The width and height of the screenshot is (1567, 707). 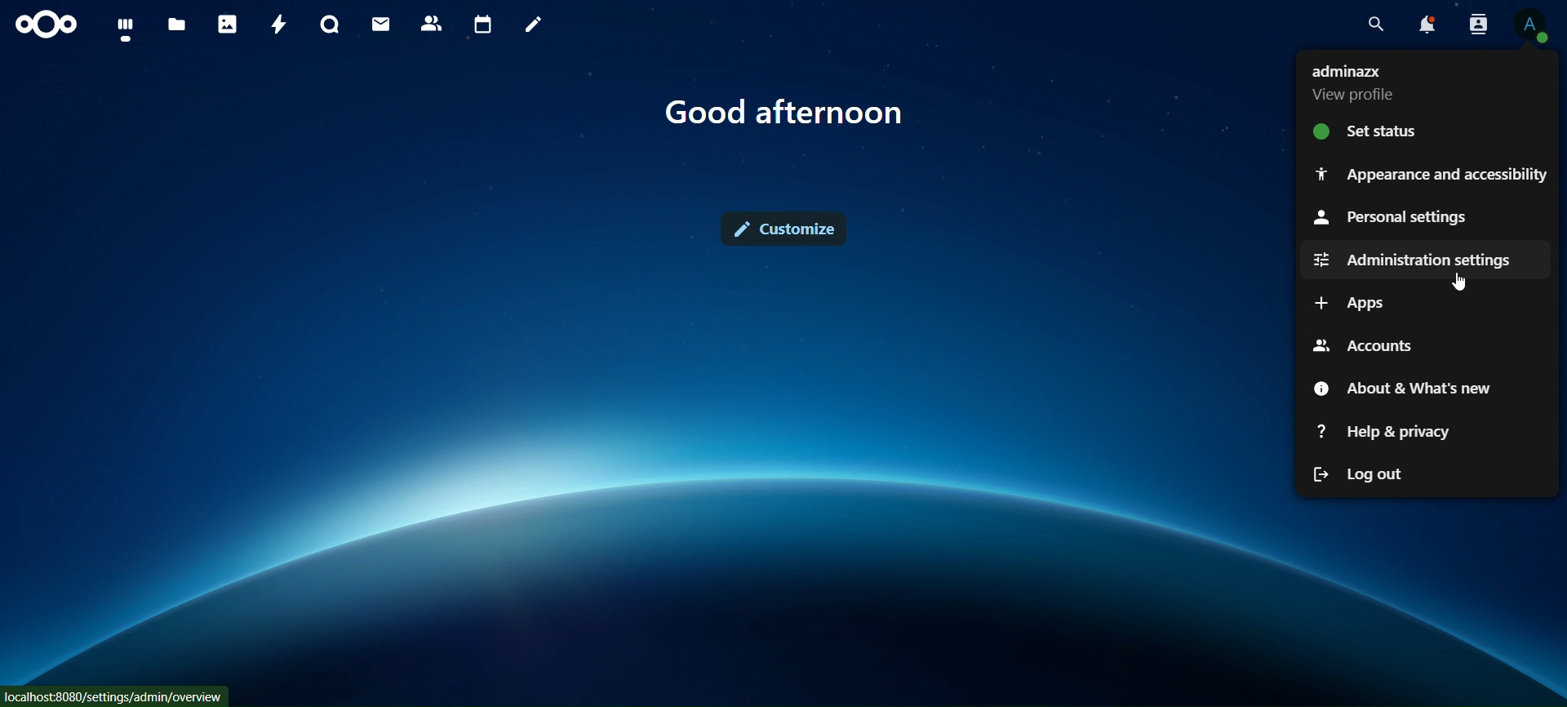 What do you see at coordinates (378, 24) in the screenshot?
I see `mail` at bounding box center [378, 24].